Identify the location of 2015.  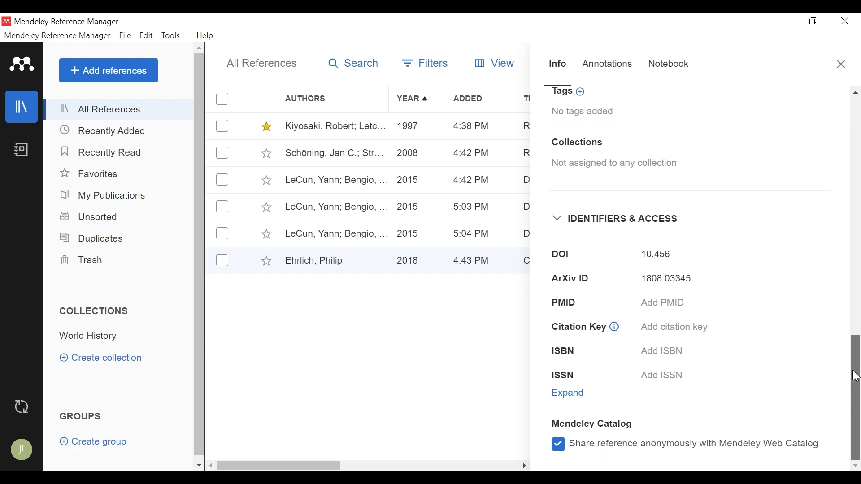
(411, 232).